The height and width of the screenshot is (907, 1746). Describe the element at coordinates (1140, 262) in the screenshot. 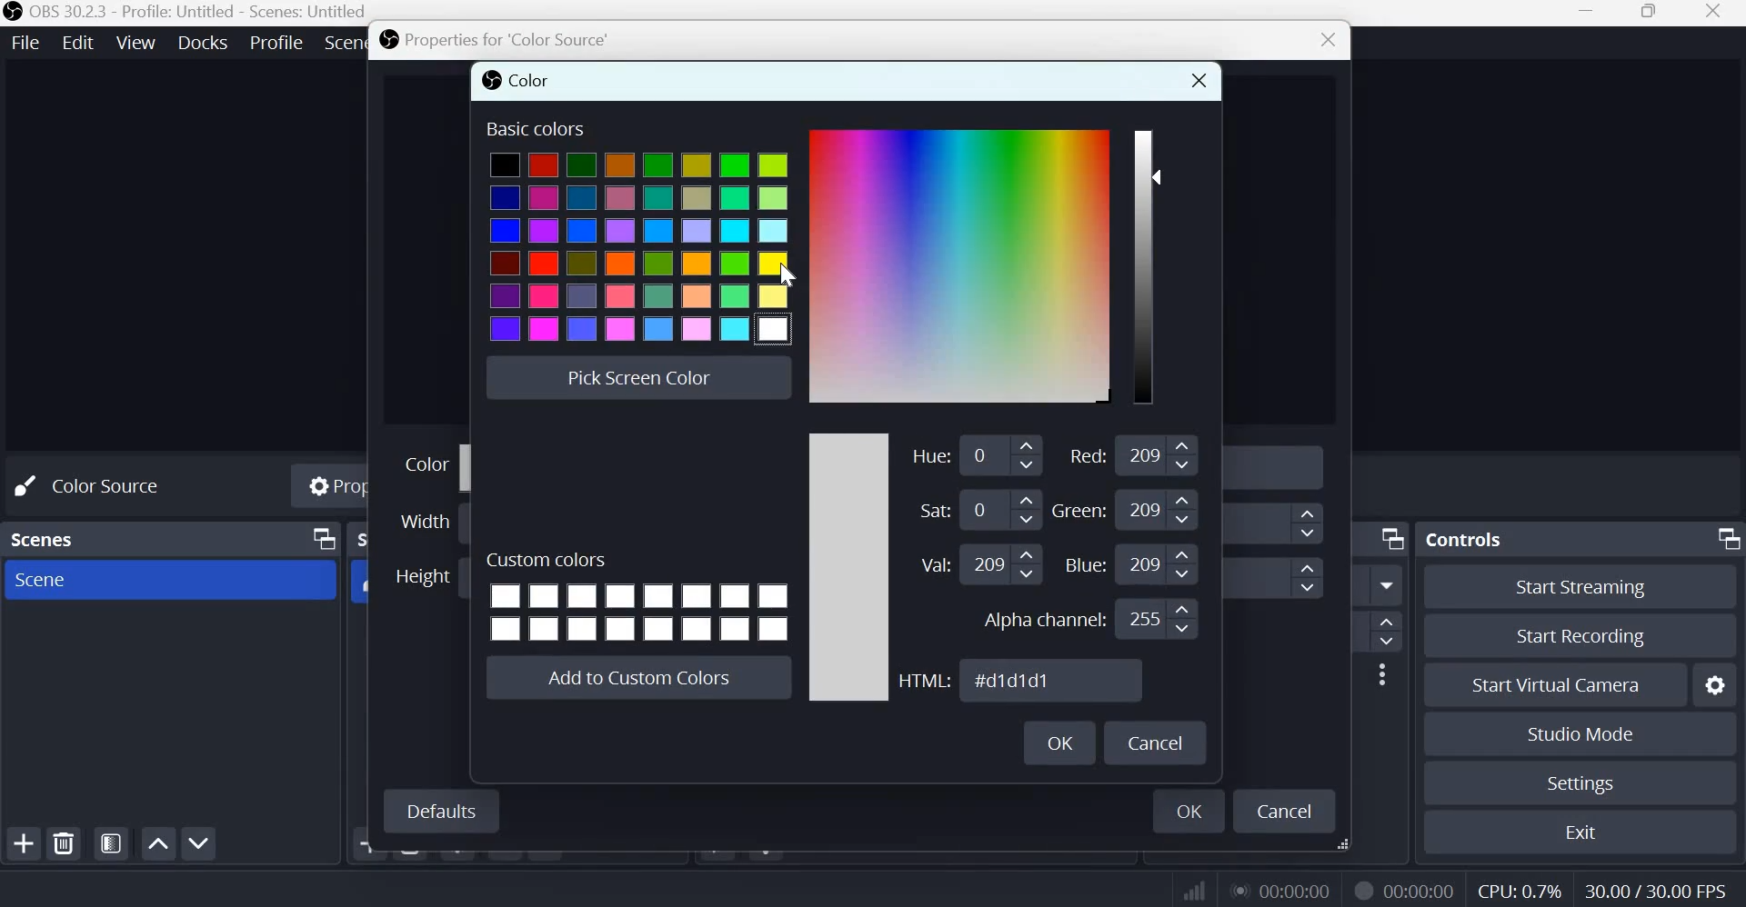

I see `color scale` at that location.